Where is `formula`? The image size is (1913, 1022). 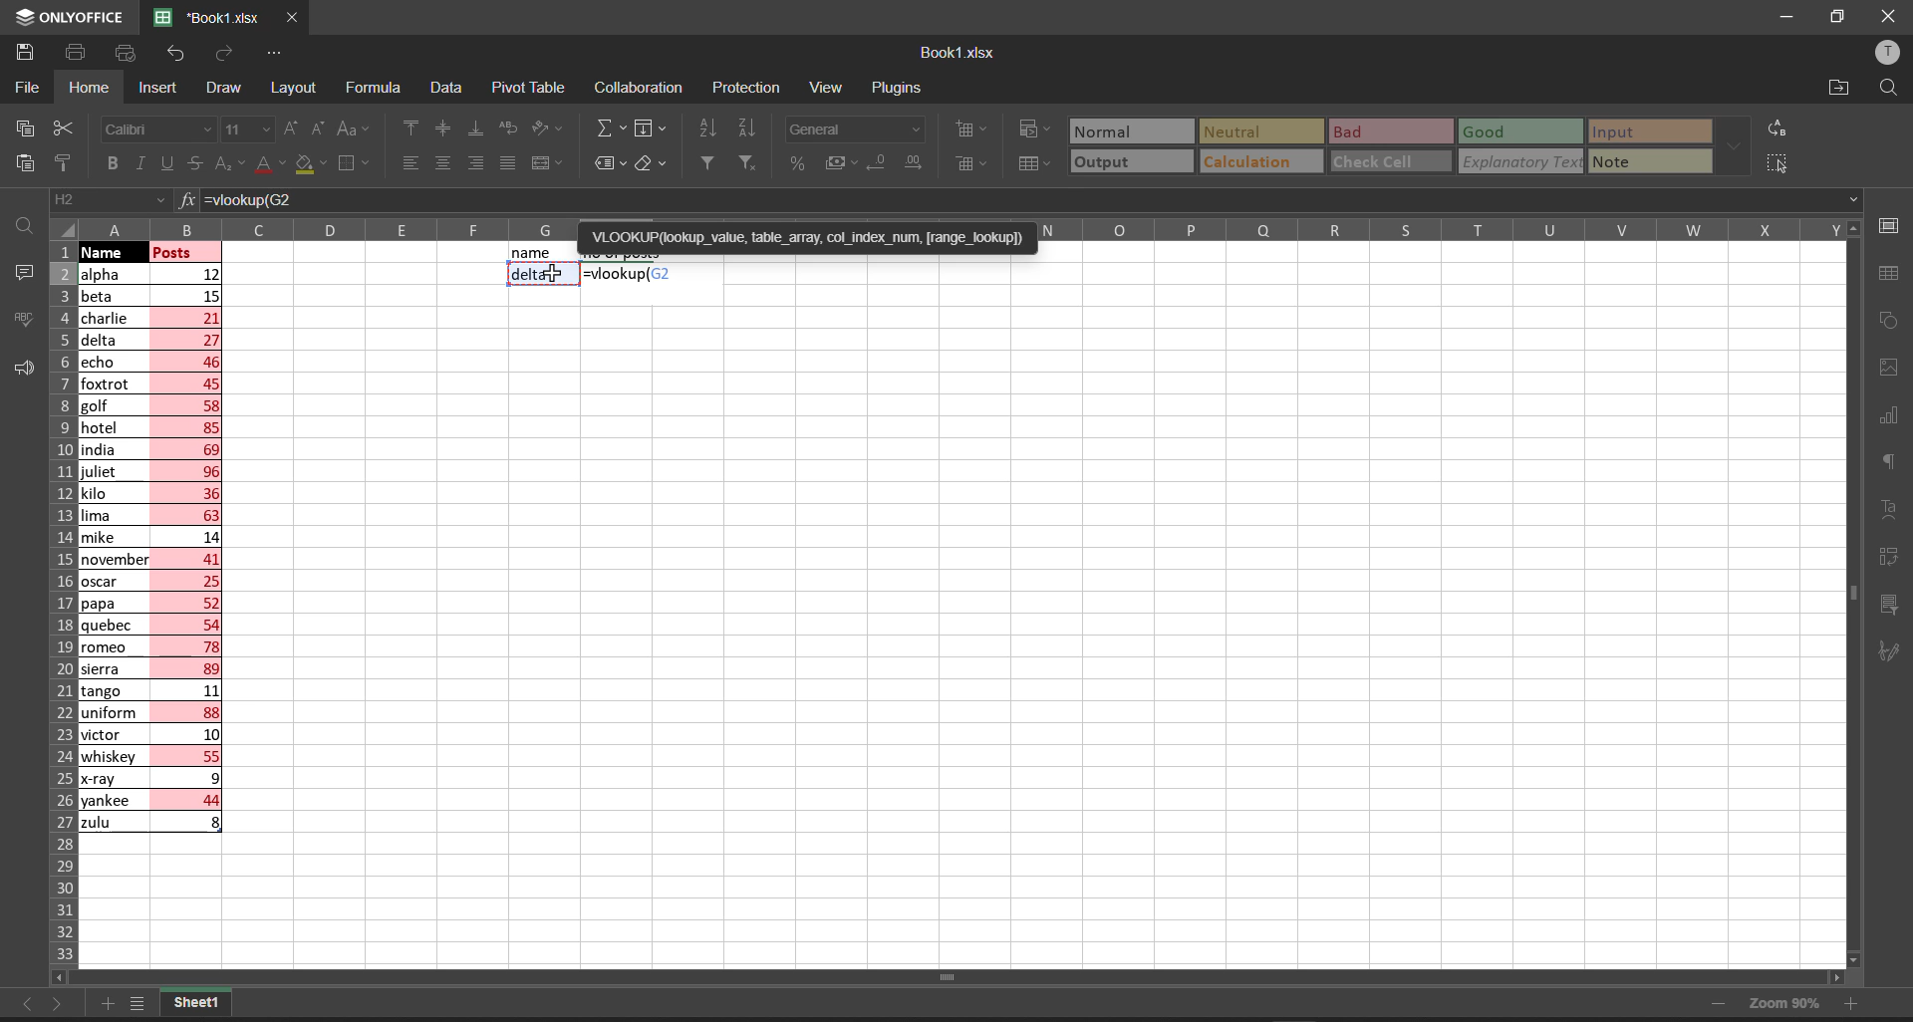 formula is located at coordinates (378, 89).